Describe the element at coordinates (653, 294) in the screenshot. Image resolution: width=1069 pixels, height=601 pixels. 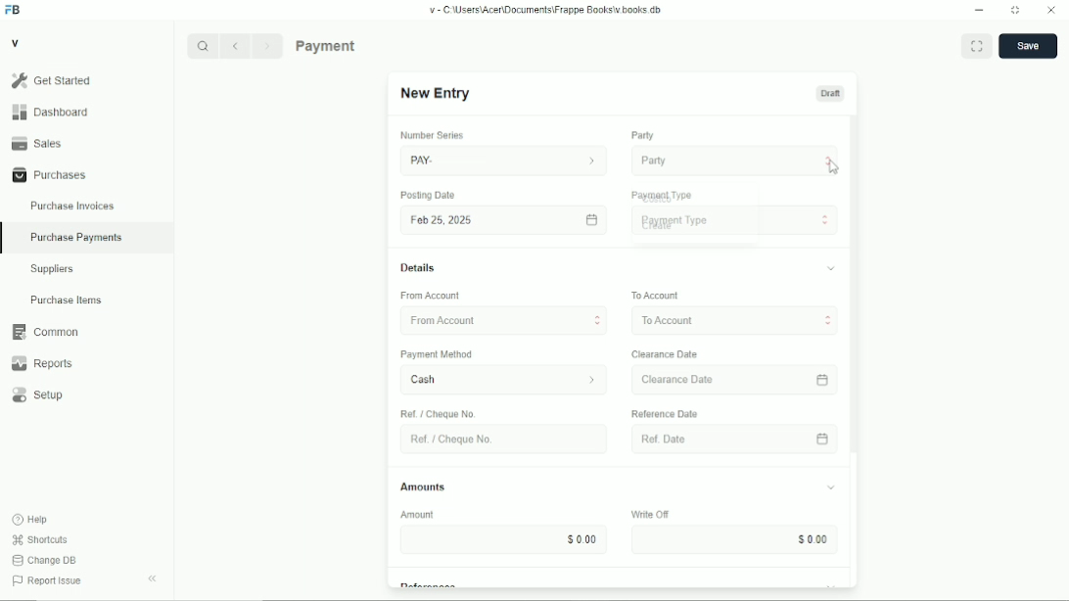
I see `To Account` at that location.